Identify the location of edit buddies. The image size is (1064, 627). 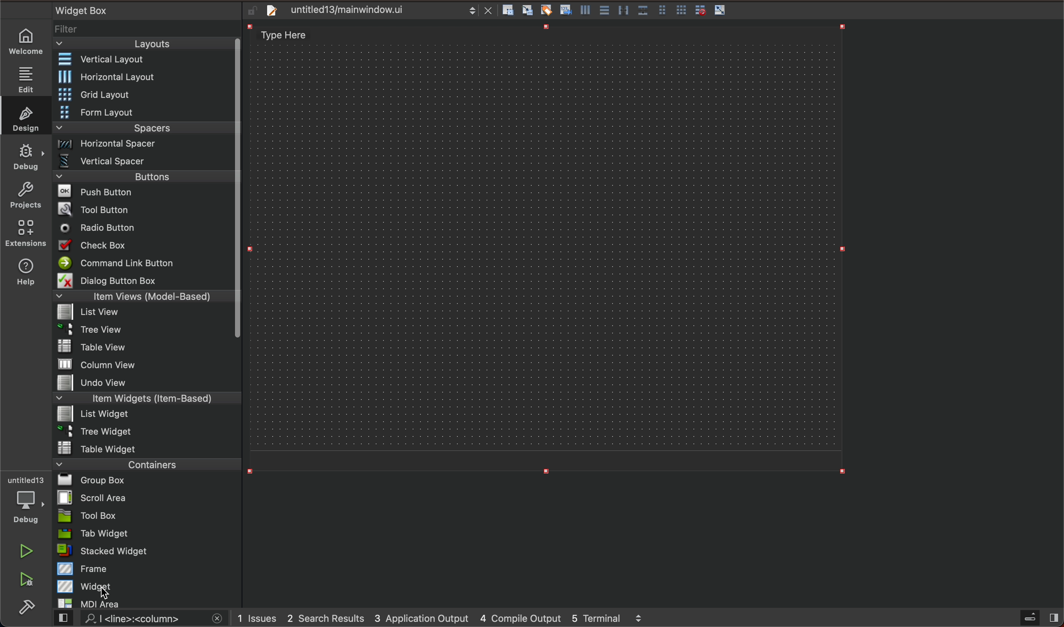
(548, 10).